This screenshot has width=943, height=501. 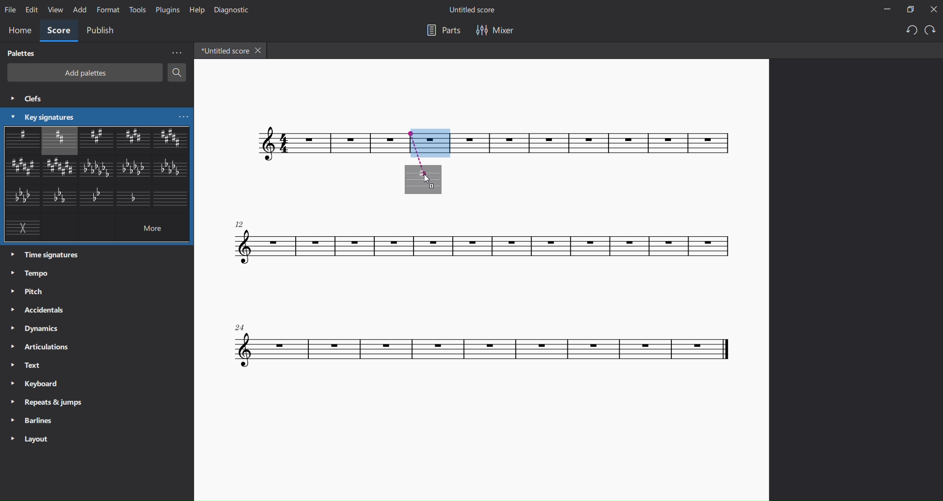 I want to click on more, so click(x=177, y=52).